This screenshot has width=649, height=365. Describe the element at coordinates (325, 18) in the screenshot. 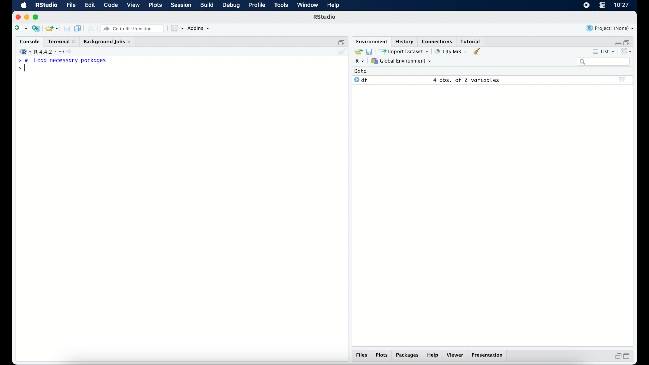

I see `R Studio` at that location.